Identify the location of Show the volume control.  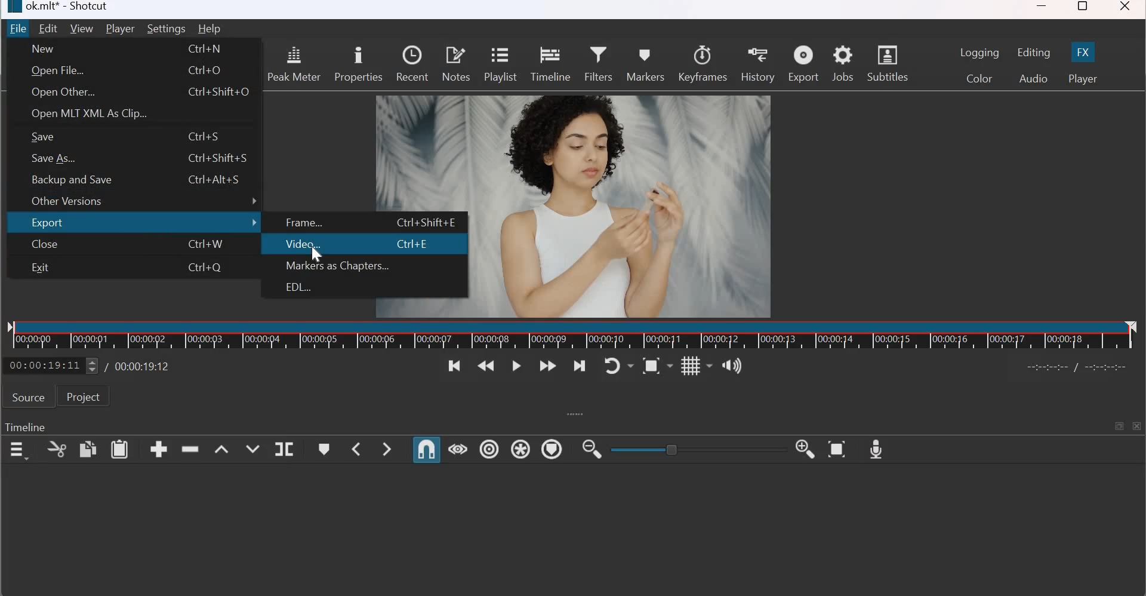
(731, 366).